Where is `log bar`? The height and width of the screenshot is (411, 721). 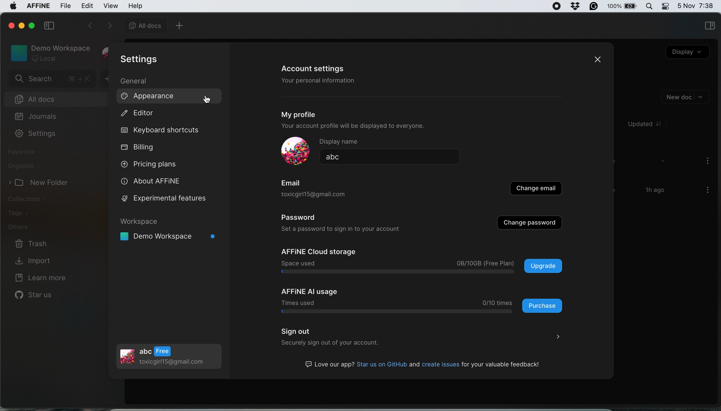 log bar is located at coordinates (397, 271).